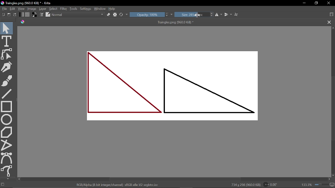  I want to click on Vertical mirror tool, so click(228, 15).